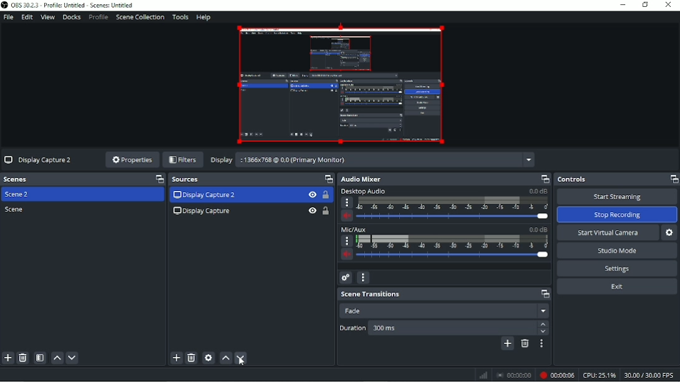 This screenshot has height=382, width=680. What do you see at coordinates (175, 357) in the screenshot?
I see `Add source` at bounding box center [175, 357].